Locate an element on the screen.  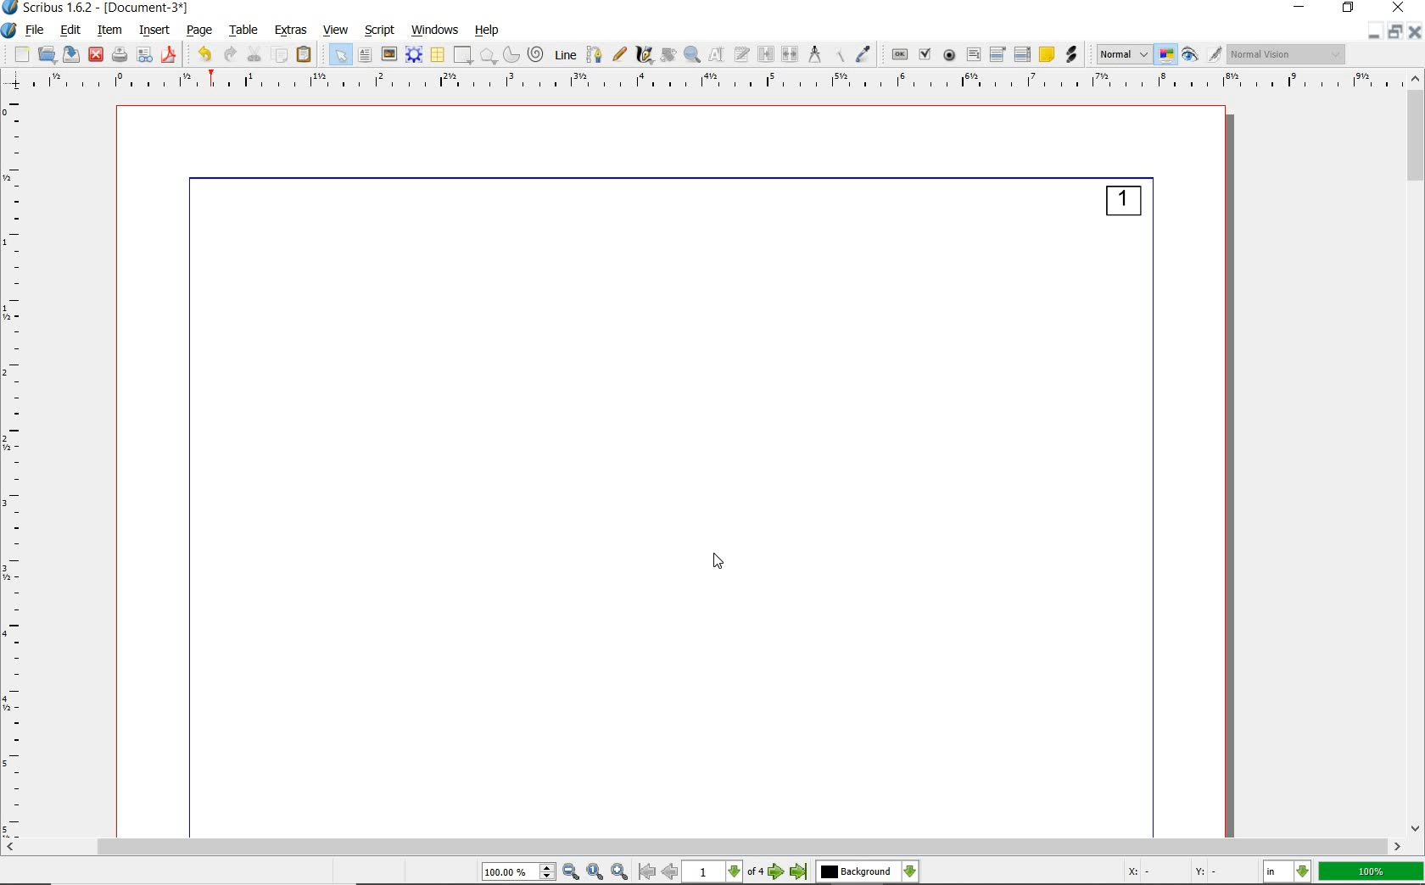
pdf combo box is located at coordinates (998, 53).